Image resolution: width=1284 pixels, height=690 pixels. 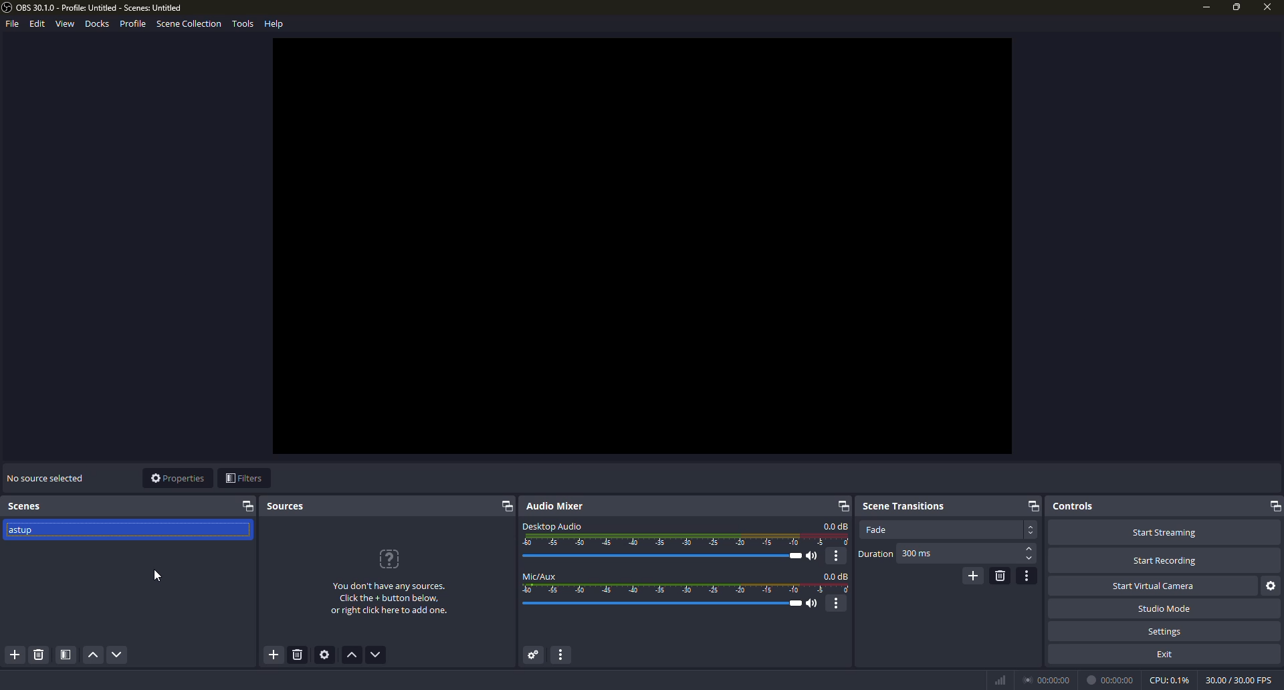 I want to click on db, so click(x=837, y=576).